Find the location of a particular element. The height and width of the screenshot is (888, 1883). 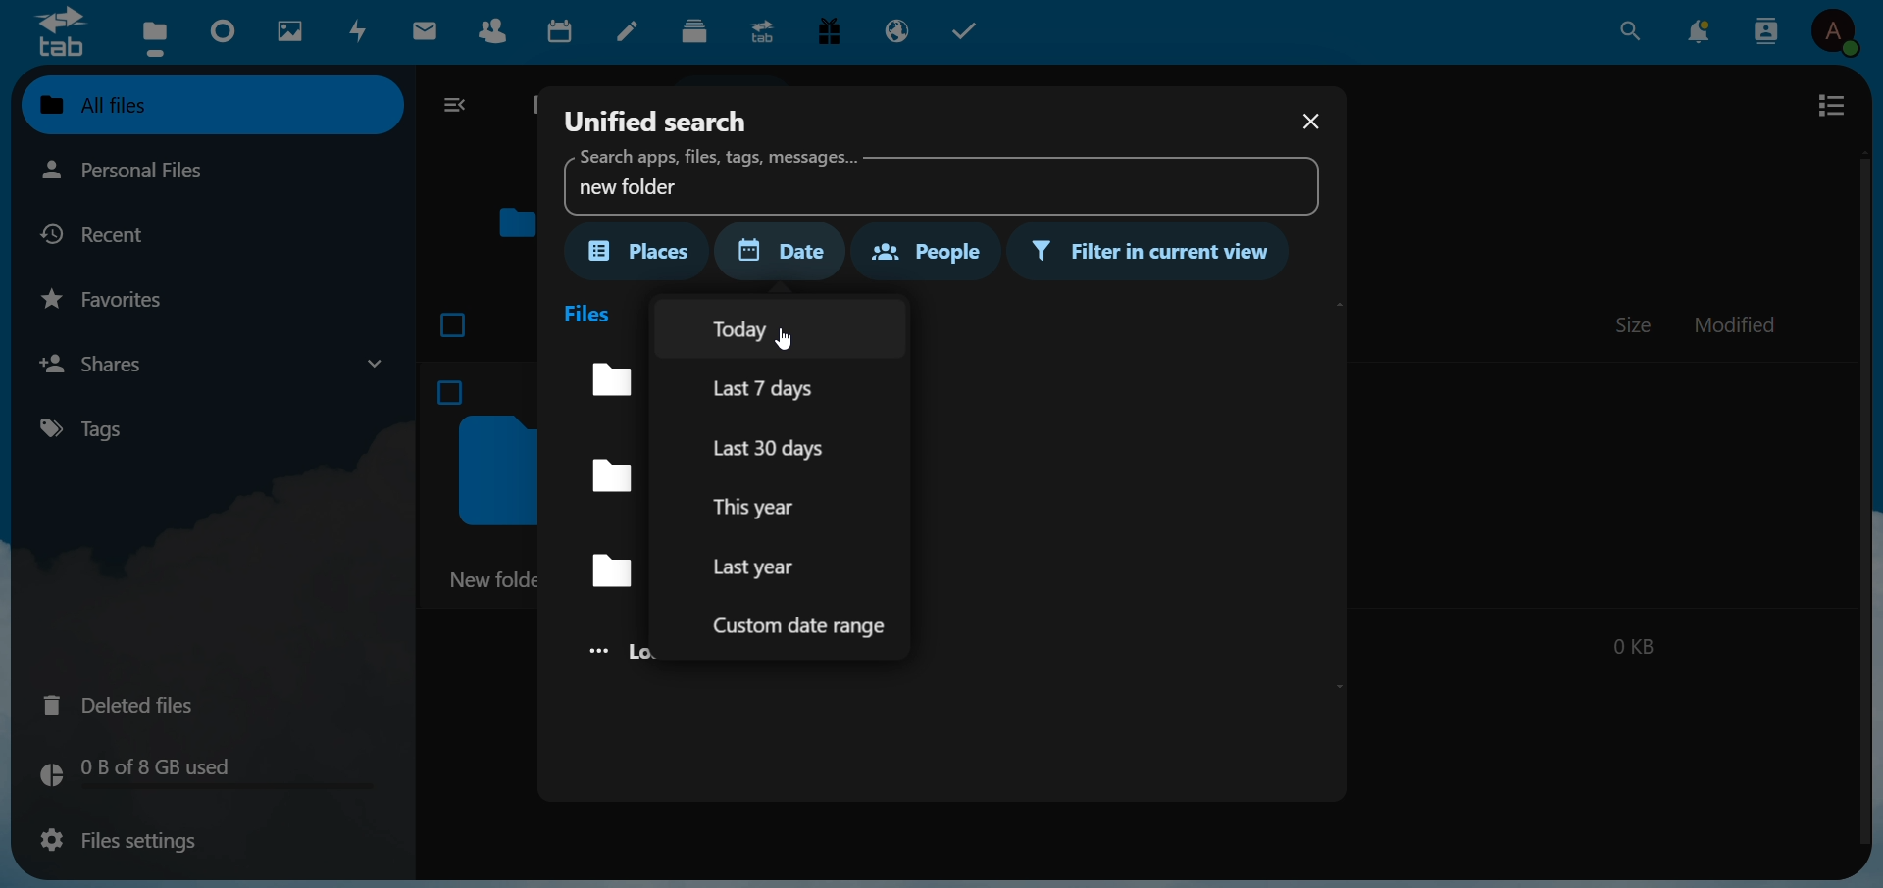

new folder is located at coordinates (600, 570).